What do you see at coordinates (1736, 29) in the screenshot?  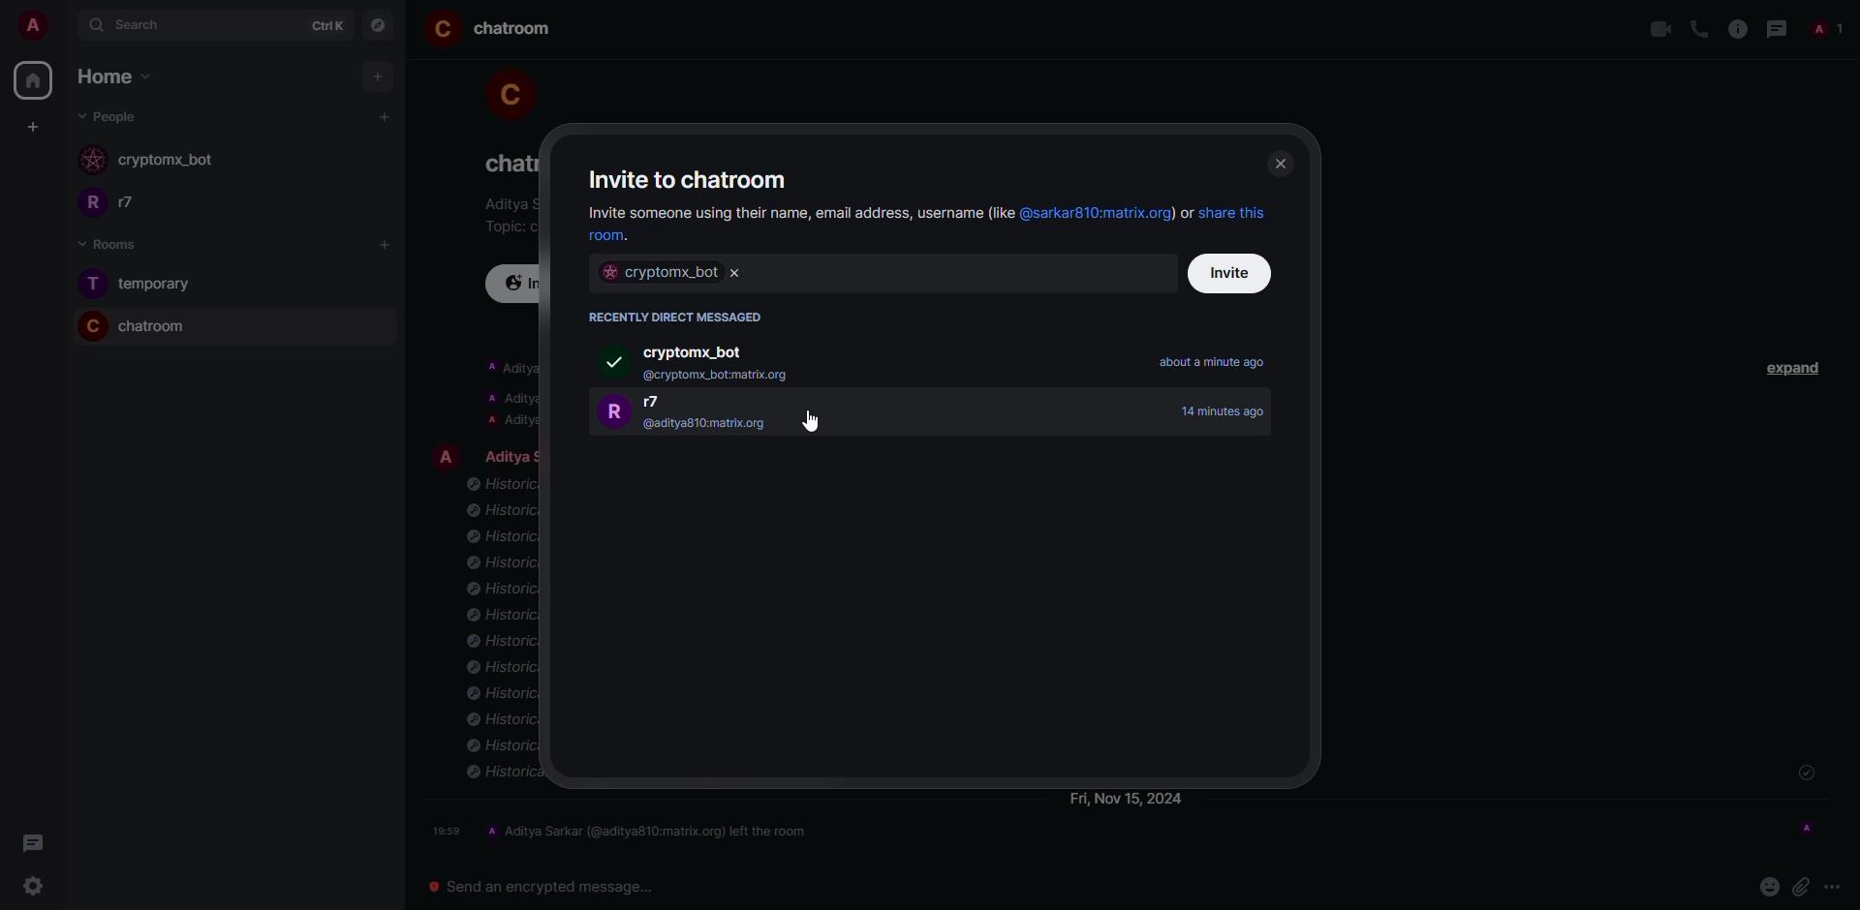 I see `info` at bounding box center [1736, 29].